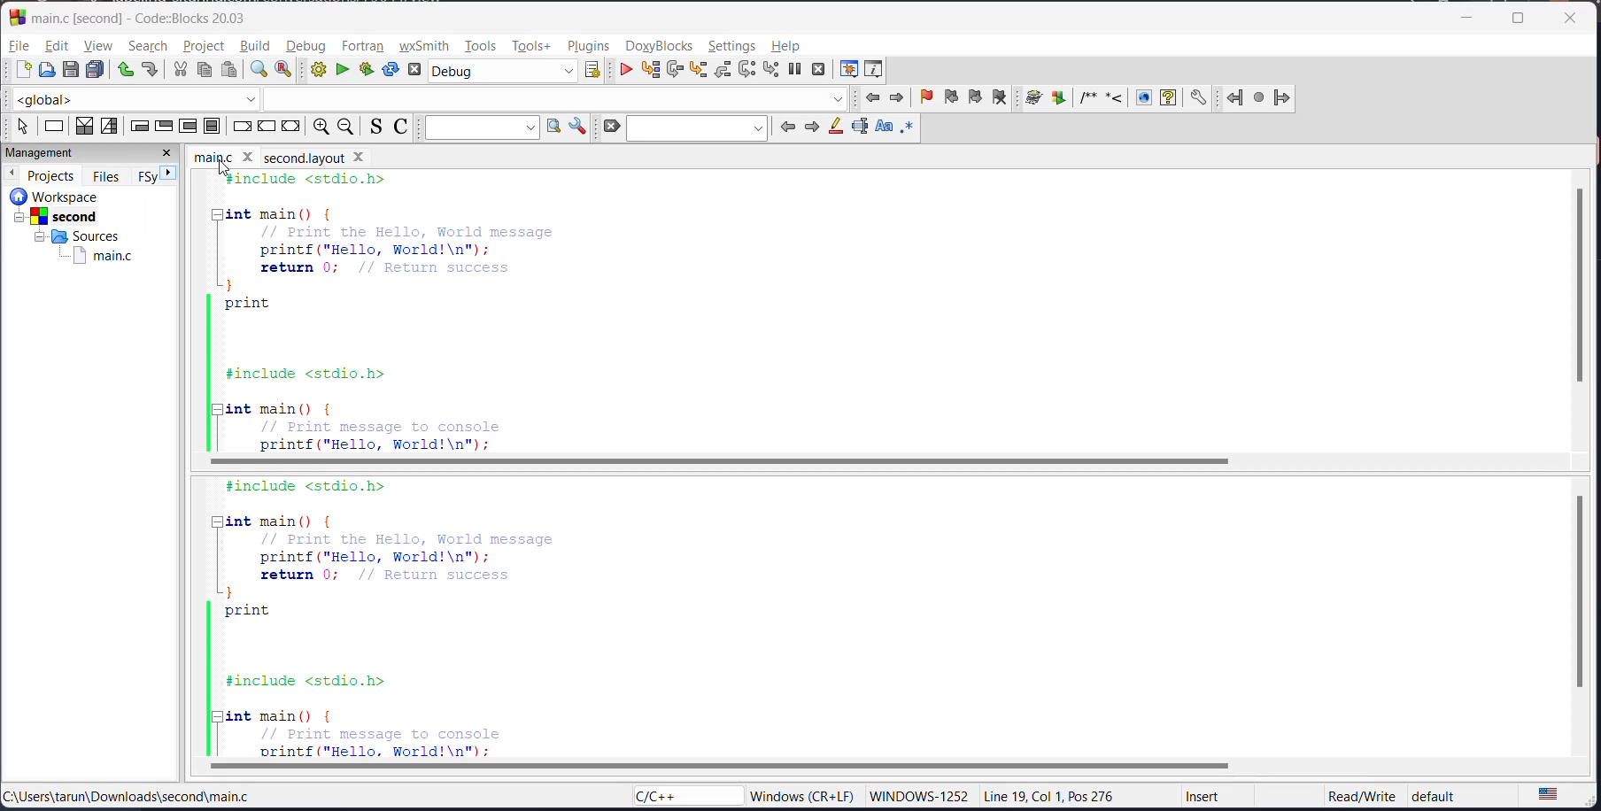  Describe the element at coordinates (56, 196) in the screenshot. I see `workspace` at that location.